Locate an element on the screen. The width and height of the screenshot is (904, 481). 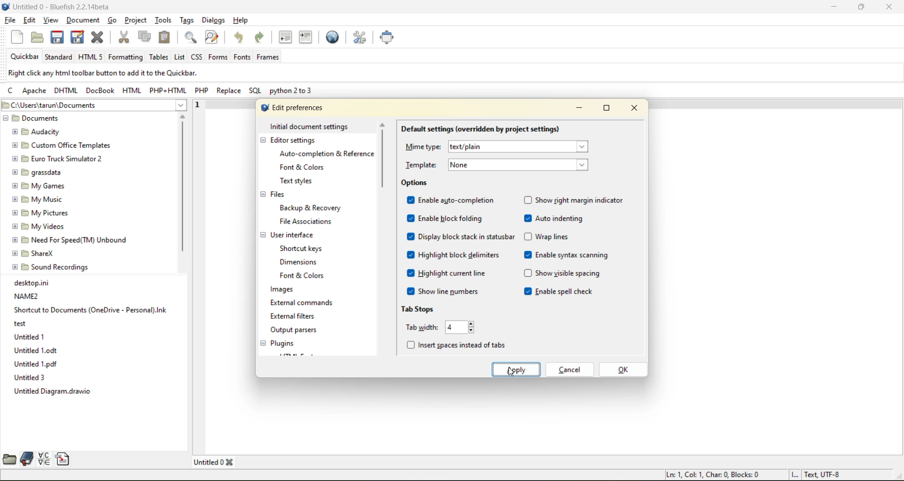
tabs is located at coordinates (216, 461).